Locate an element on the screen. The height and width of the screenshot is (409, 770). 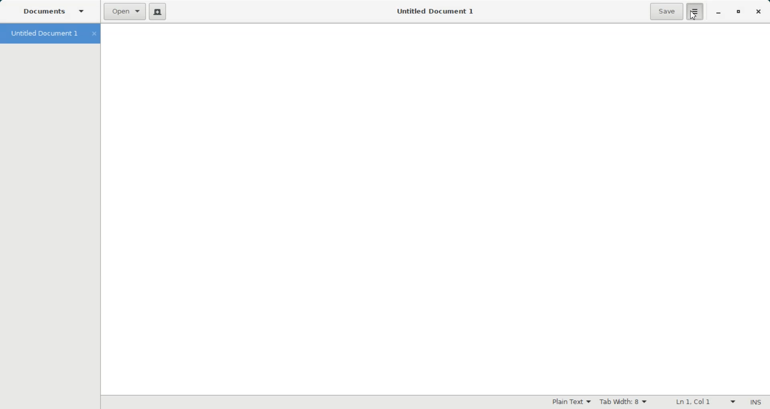
Open a file is located at coordinates (125, 12).